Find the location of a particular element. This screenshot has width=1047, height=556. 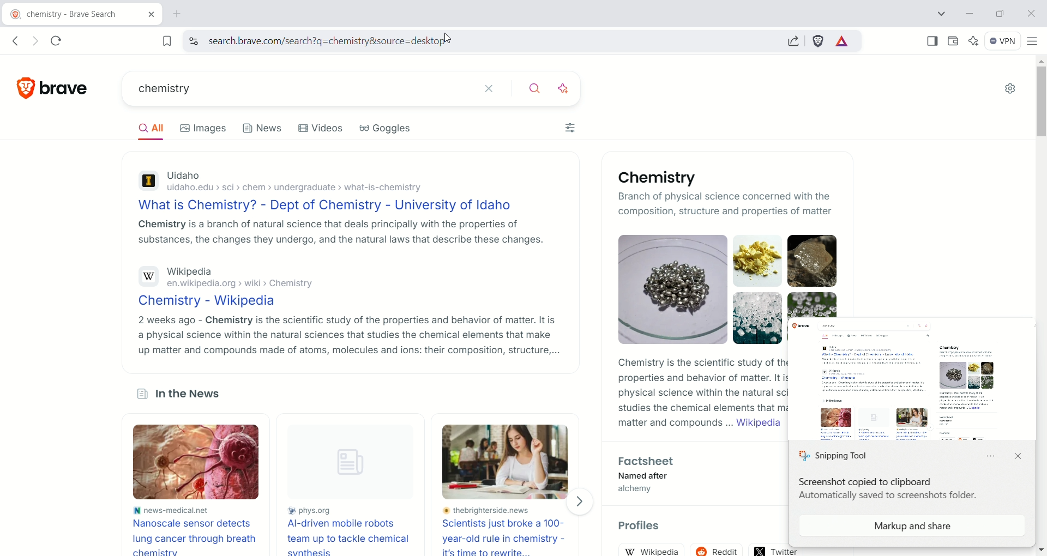

customize and control Brave is located at coordinates (1033, 40).